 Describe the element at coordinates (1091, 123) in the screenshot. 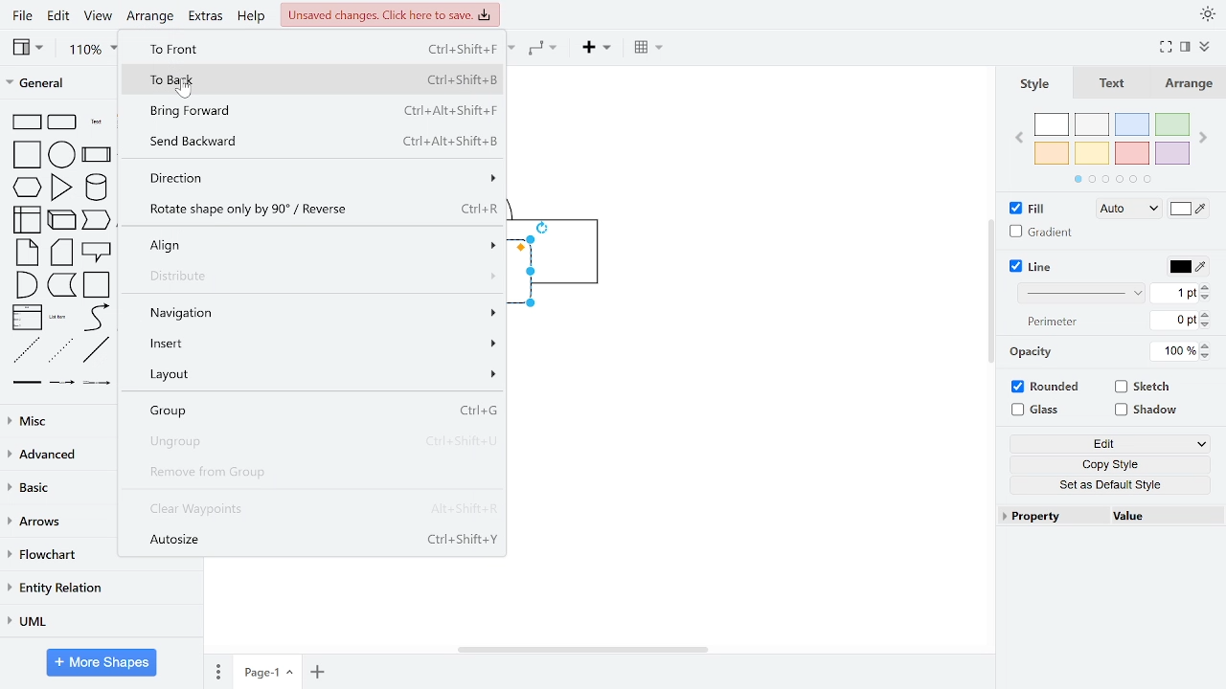

I see `ash` at that location.